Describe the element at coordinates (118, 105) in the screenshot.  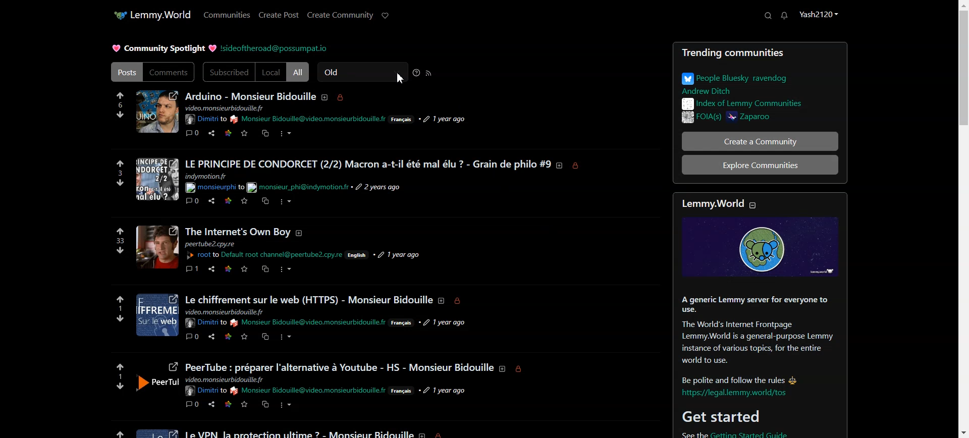
I see `6` at that location.